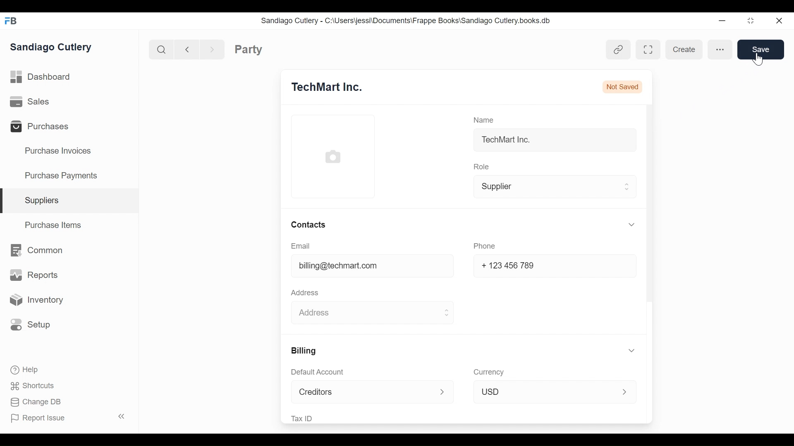 This screenshot has width=794, height=446. Describe the element at coordinates (28, 370) in the screenshot. I see ` Help` at that location.